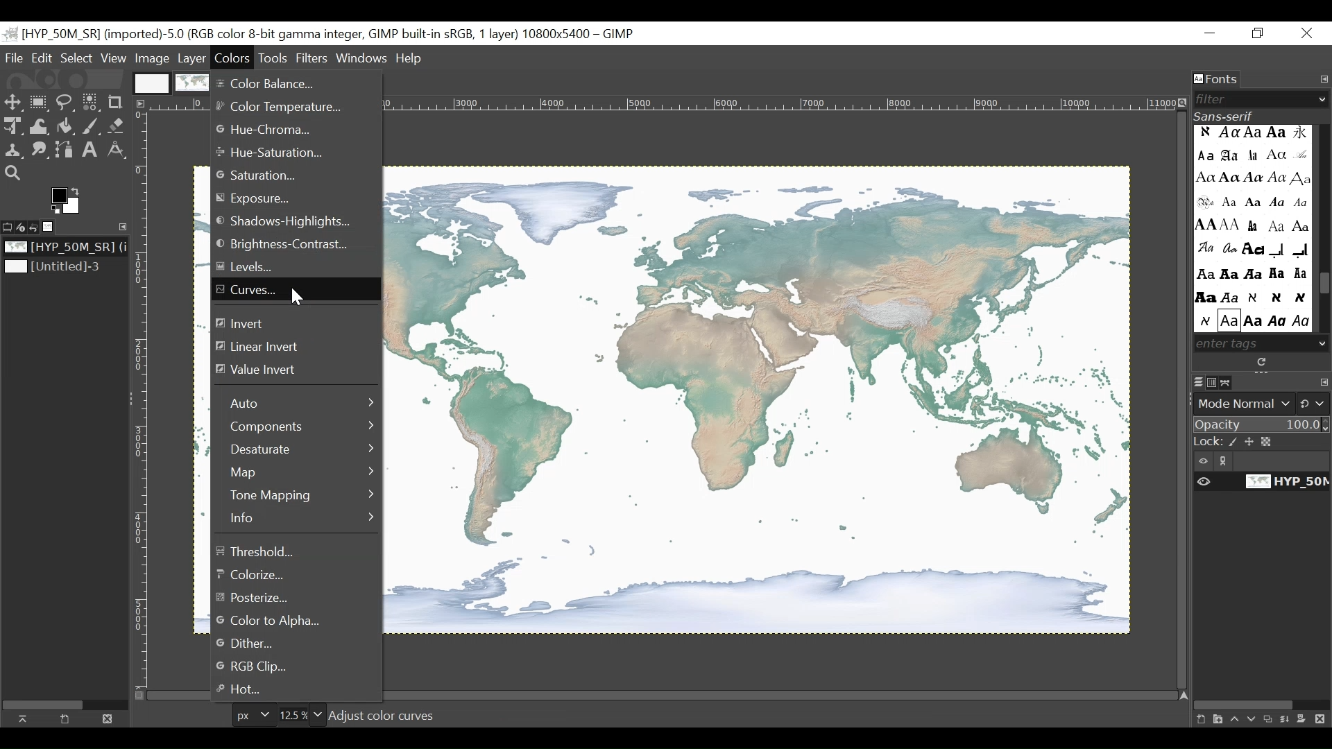 This screenshot has width=1332, height=749. What do you see at coordinates (293, 291) in the screenshot?
I see `Curves` at bounding box center [293, 291].